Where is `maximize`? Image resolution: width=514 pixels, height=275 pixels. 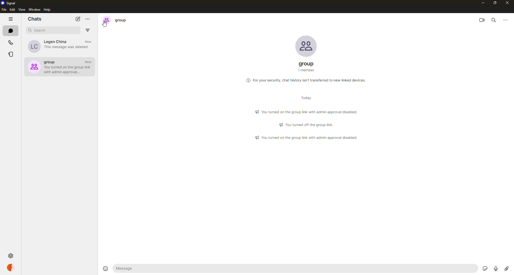
maximize is located at coordinates (495, 3).